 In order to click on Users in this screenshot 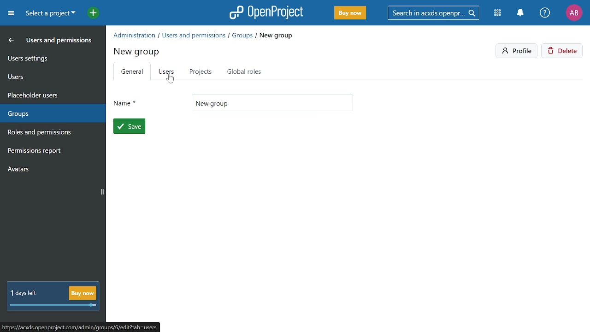, I will do `click(52, 75)`.